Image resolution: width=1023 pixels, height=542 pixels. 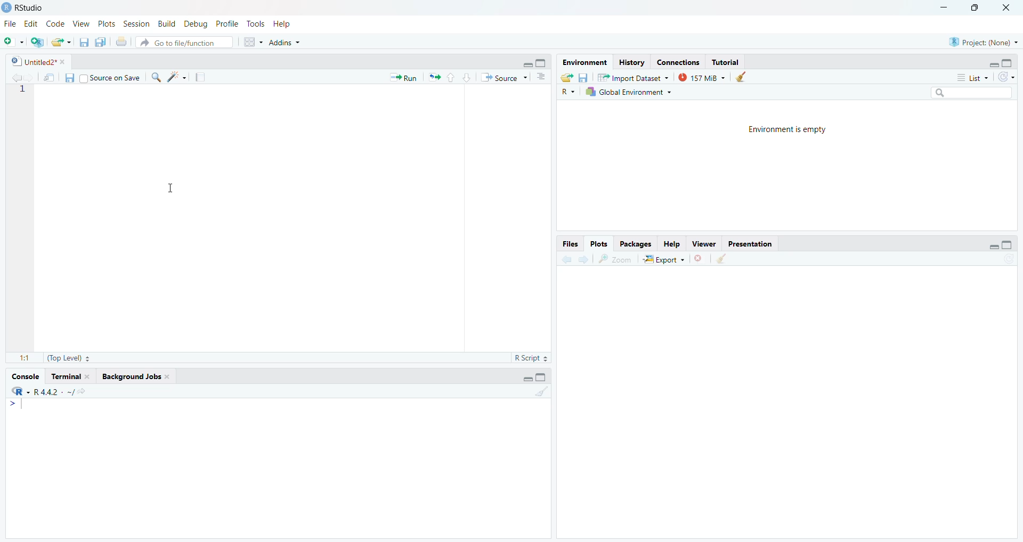 I want to click on Connections, so click(x=678, y=62).